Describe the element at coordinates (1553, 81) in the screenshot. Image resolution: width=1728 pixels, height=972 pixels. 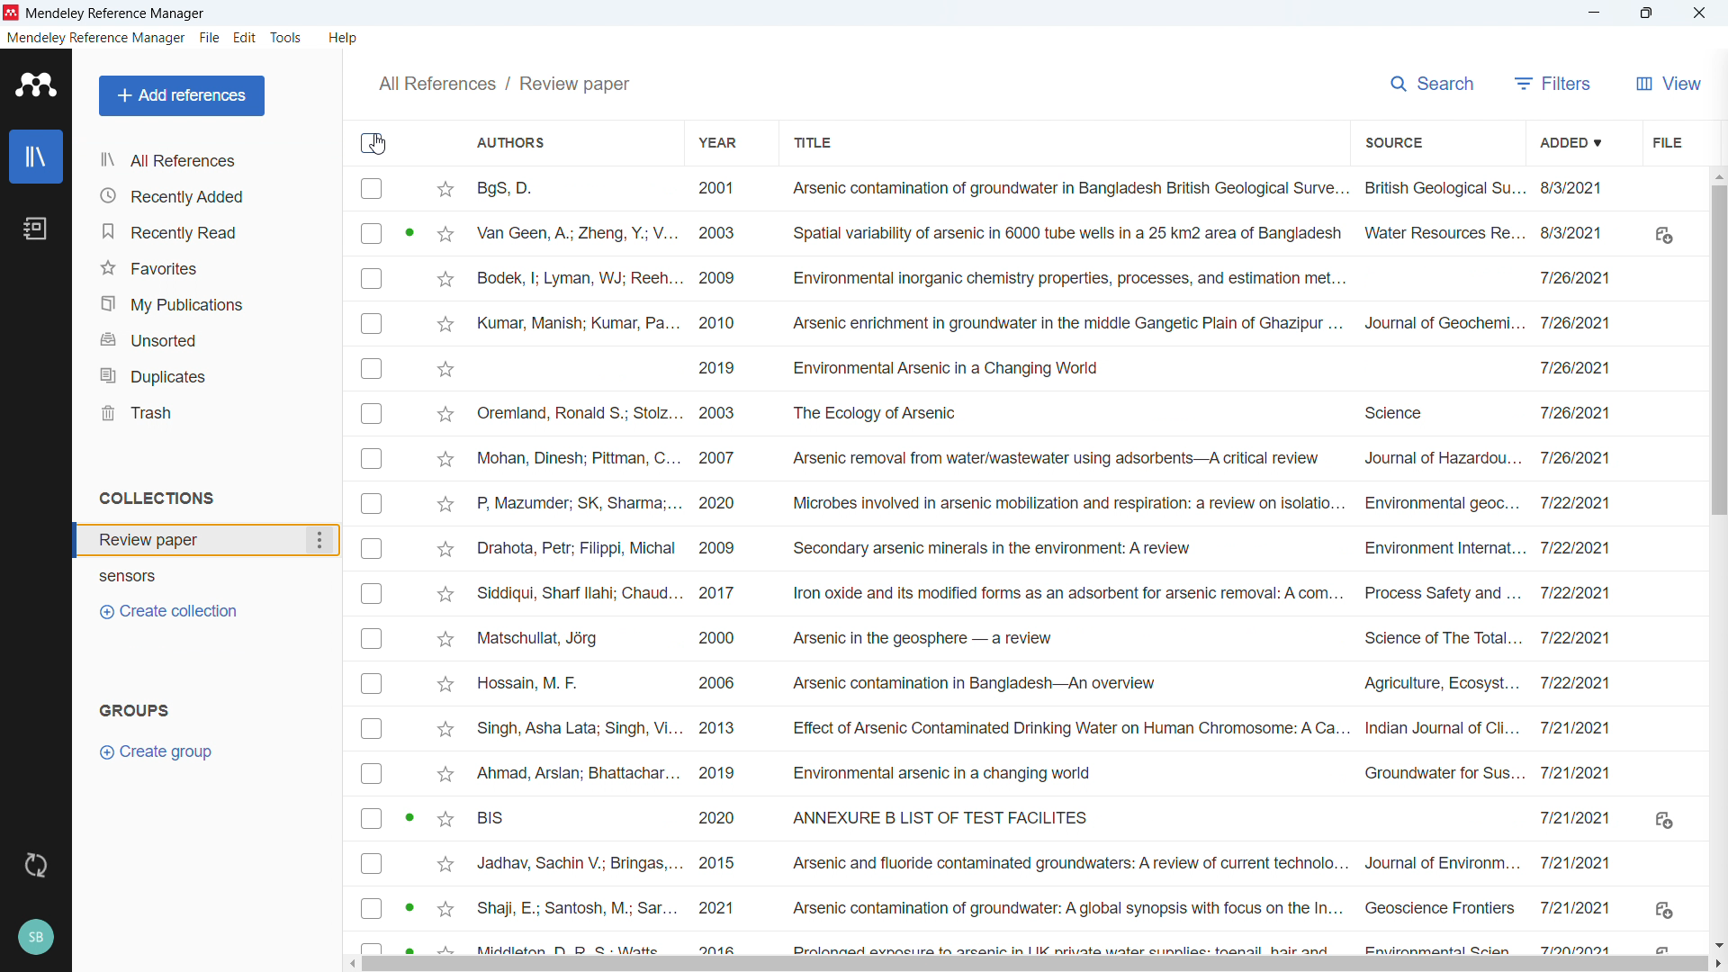
I see `filters` at that location.